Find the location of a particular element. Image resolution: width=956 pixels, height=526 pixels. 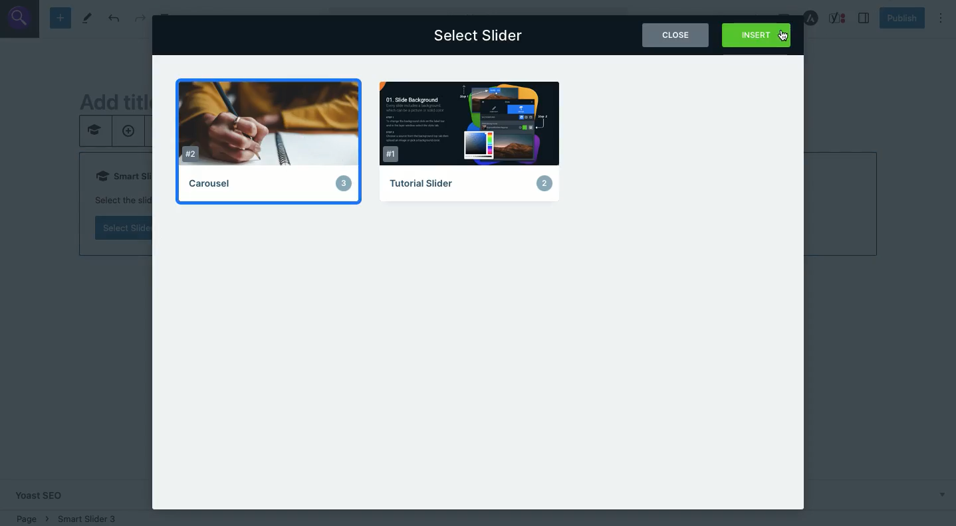

Carousel is located at coordinates (274, 143).